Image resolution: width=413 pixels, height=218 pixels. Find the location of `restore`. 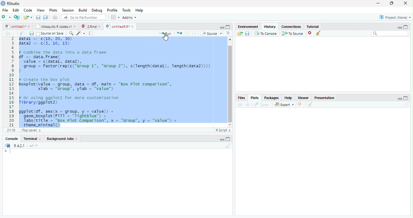

restore is located at coordinates (392, 3).